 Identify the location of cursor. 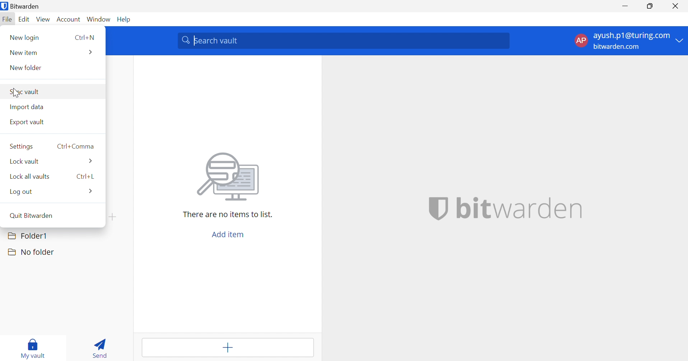
(15, 94).